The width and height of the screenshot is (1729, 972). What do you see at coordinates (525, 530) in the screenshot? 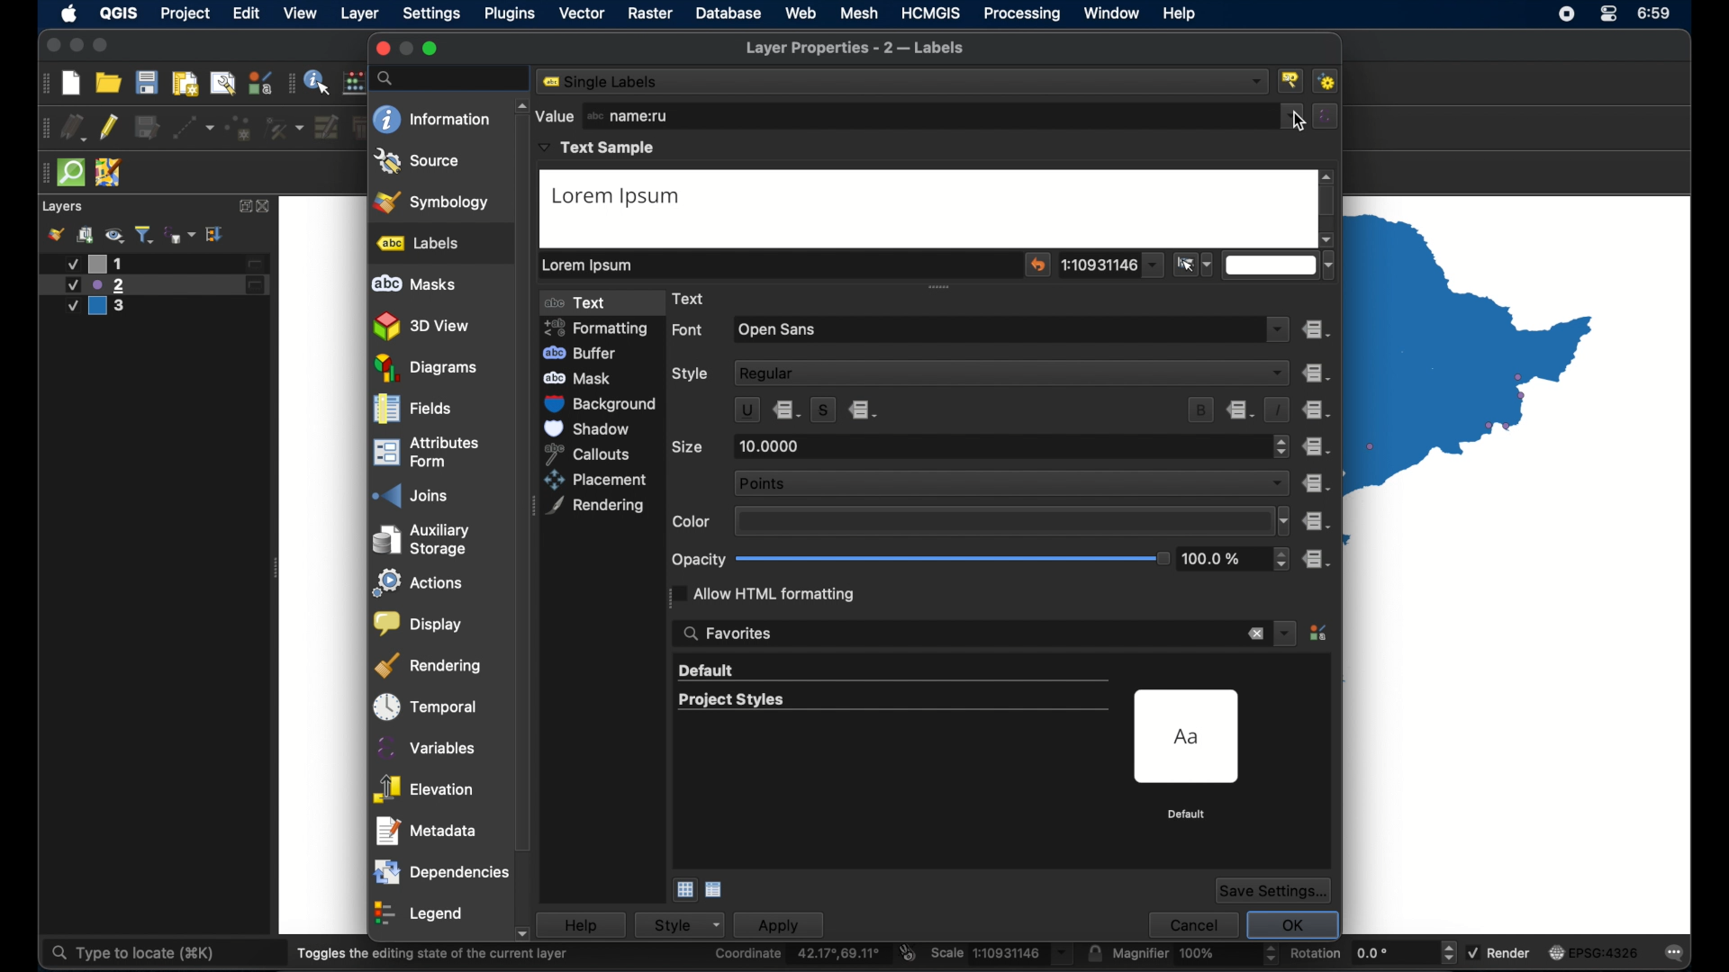
I see `scroll box` at bounding box center [525, 530].